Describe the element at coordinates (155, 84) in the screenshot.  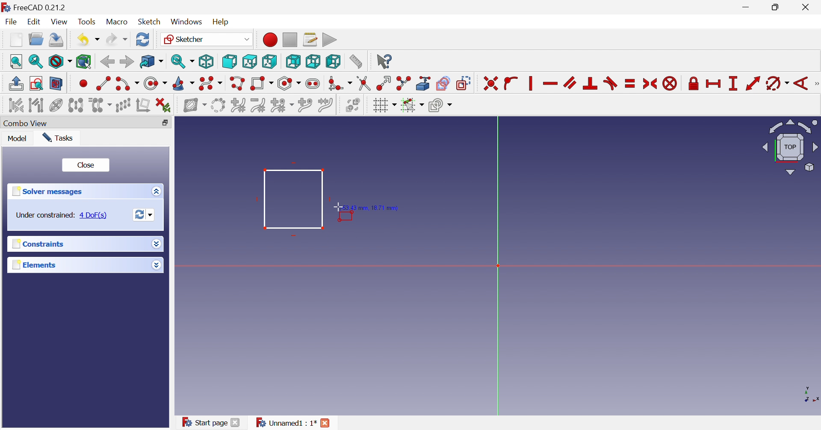
I see `Create circle` at that location.